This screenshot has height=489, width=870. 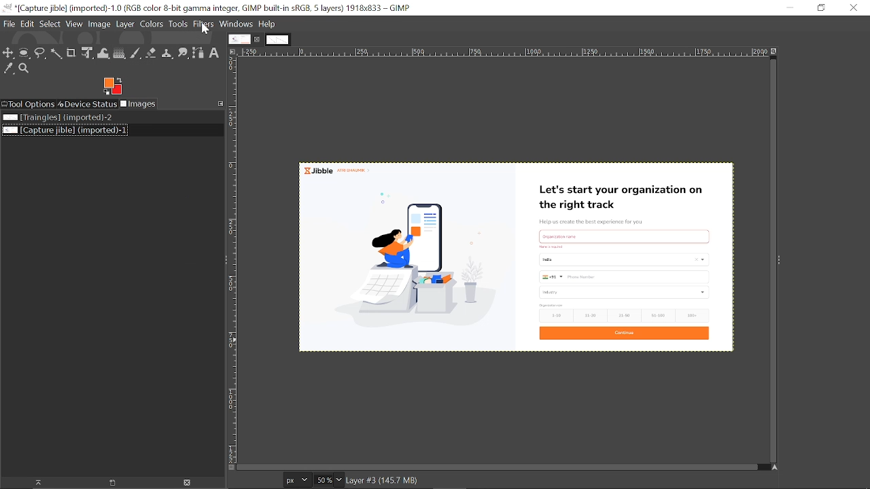 What do you see at coordinates (775, 469) in the screenshot?
I see `Navigate the image display` at bounding box center [775, 469].